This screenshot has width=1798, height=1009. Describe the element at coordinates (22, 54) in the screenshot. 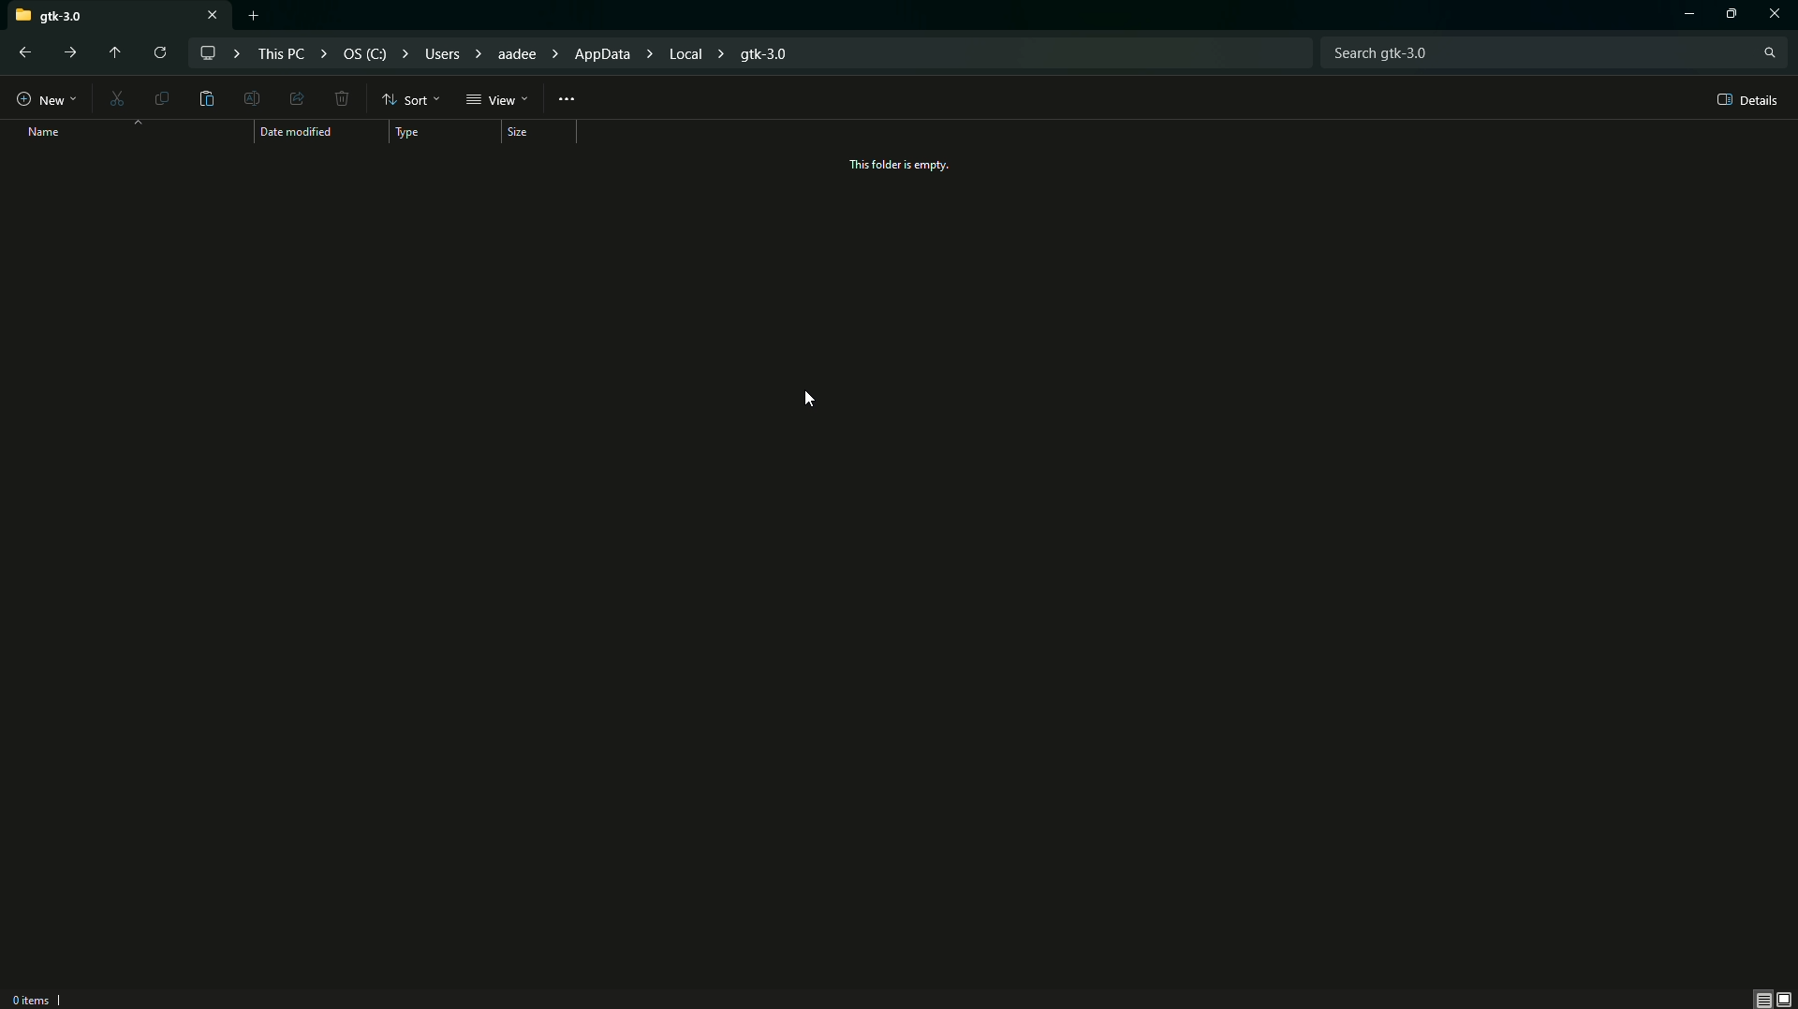

I see `Back` at that location.